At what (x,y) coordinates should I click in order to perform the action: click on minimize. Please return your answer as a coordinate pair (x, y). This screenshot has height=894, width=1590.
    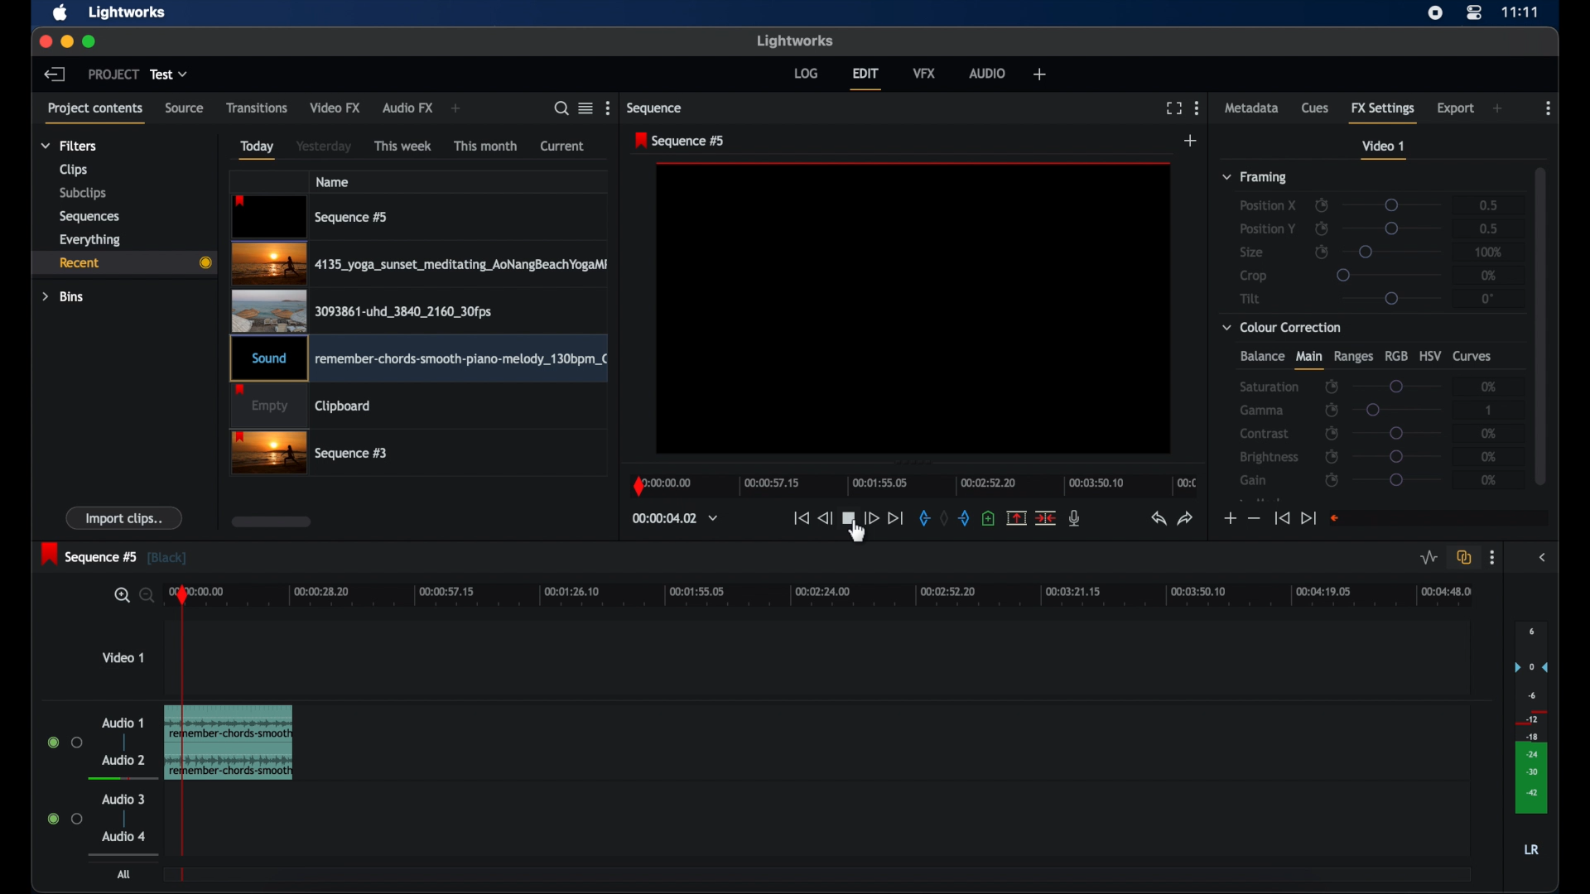
    Looking at the image, I should click on (66, 43).